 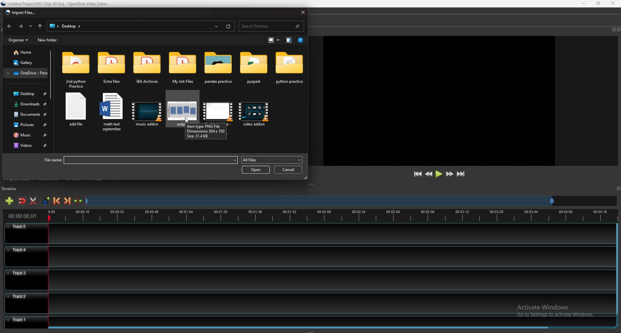 What do you see at coordinates (619, 29) in the screenshot?
I see `close` at bounding box center [619, 29].